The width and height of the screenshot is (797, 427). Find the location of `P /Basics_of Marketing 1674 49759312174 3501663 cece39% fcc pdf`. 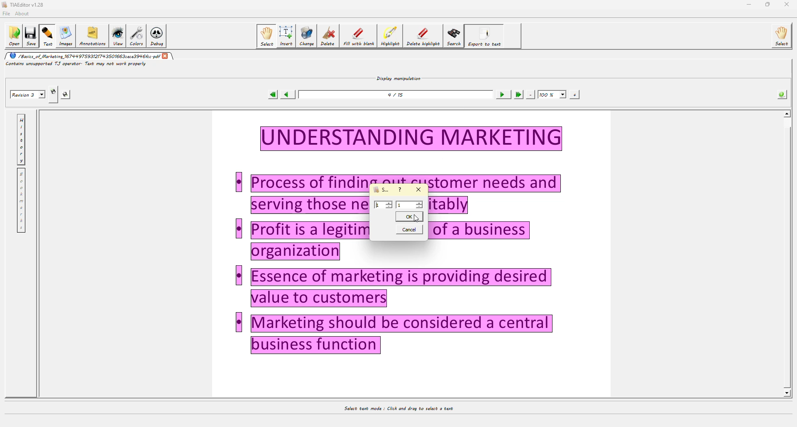

P /Basics_of Marketing 1674 49759312174 3501663 cece39% fcc pdf is located at coordinates (83, 56).